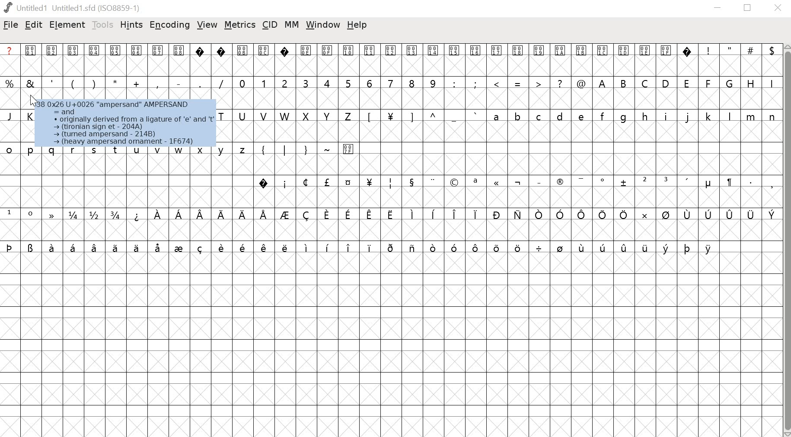 The height and width of the screenshot is (437, 791). I want to click on *, so click(115, 83).